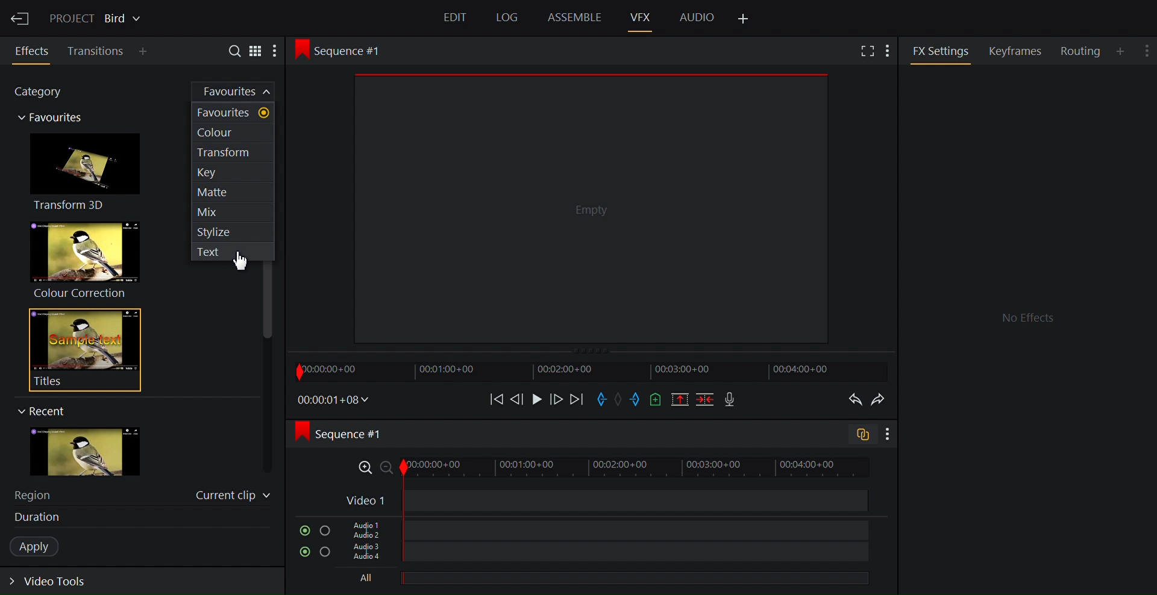 The image size is (1157, 595). What do you see at coordinates (234, 173) in the screenshot?
I see `Key` at bounding box center [234, 173].